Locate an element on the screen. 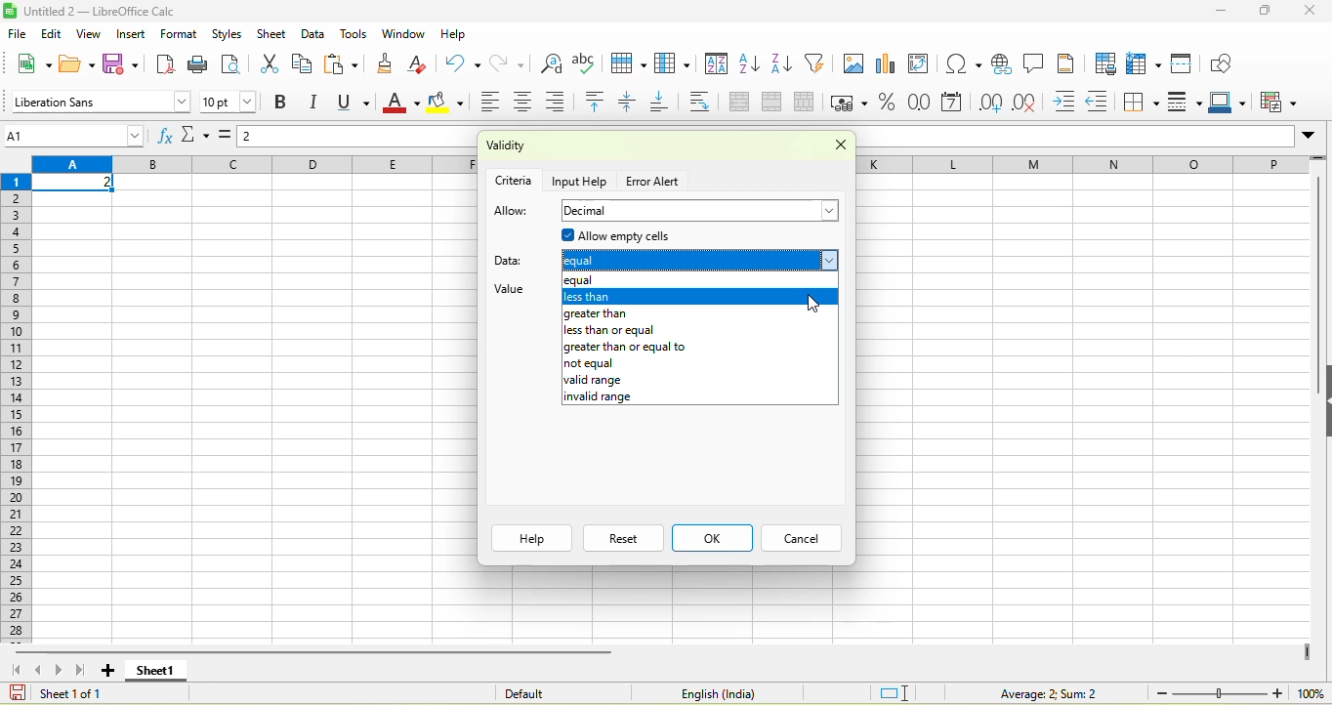 The width and height of the screenshot is (1332, 705). data is located at coordinates (313, 33).